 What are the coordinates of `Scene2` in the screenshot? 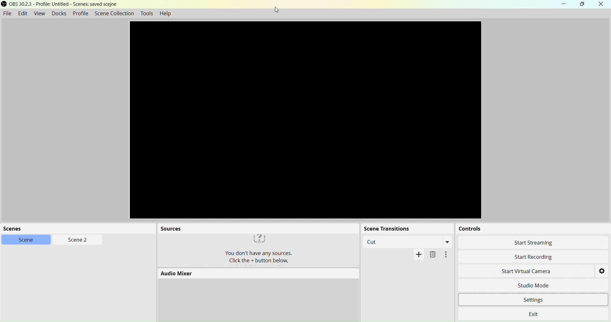 It's located at (75, 239).